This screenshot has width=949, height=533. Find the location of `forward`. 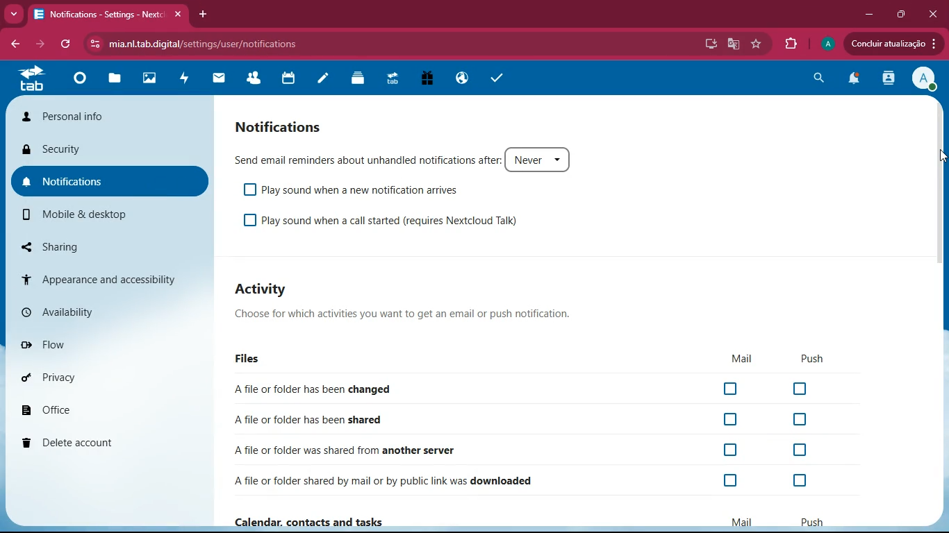

forward is located at coordinates (42, 44).